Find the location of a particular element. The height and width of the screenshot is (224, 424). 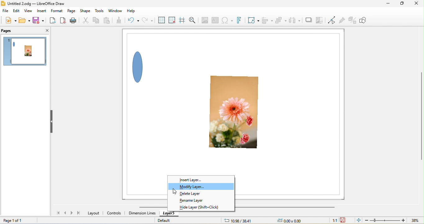

view is located at coordinates (28, 11).